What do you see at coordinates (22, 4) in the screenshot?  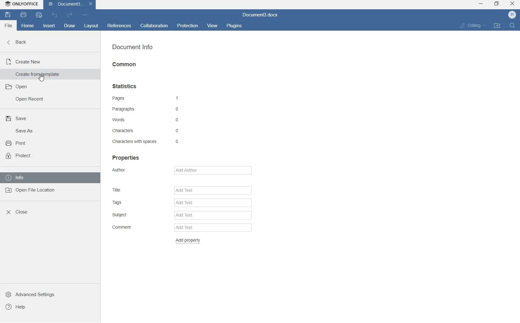 I see `onlyoffice` at bounding box center [22, 4].